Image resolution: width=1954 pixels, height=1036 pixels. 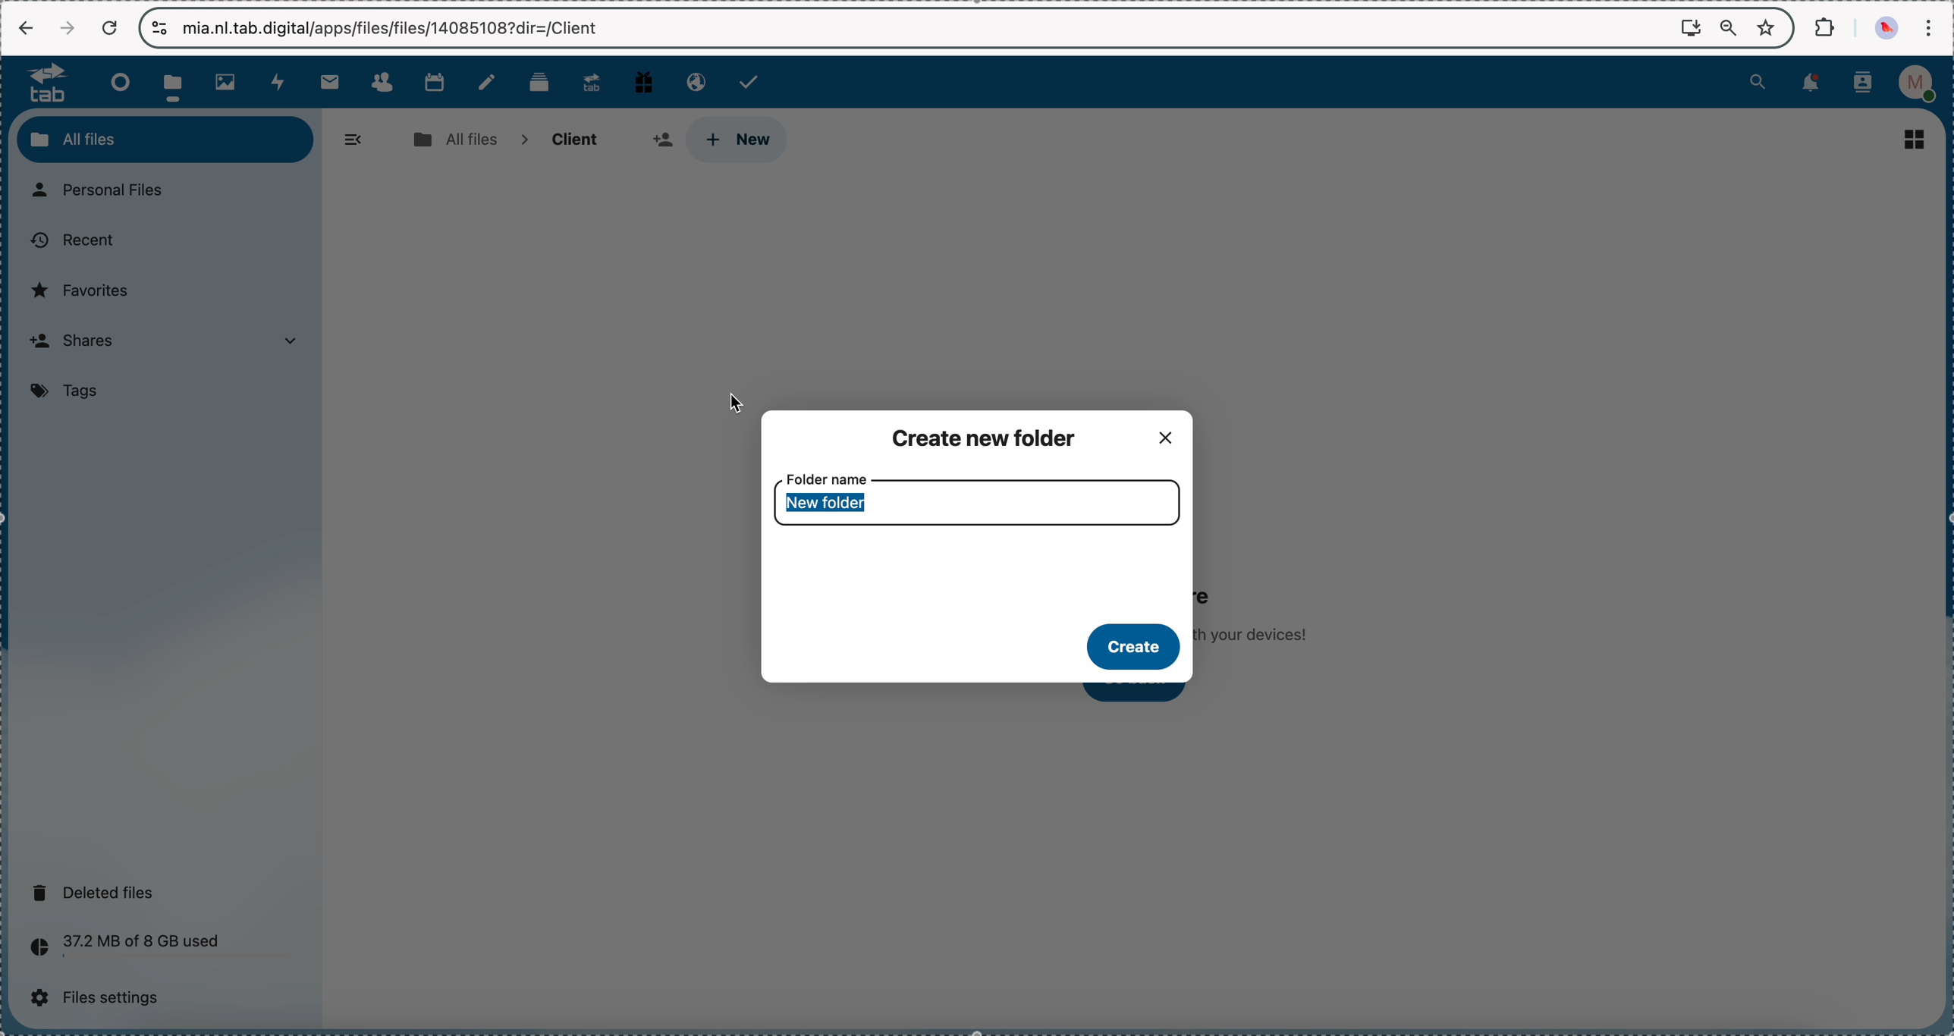 I want to click on files settings, so click(x=102, y=998).